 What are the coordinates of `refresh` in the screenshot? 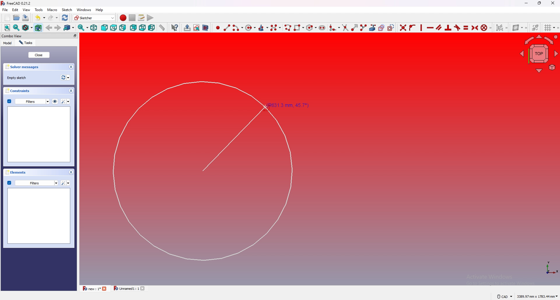 It's located at (65, 18).